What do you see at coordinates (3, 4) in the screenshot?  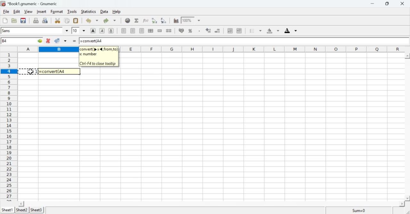 I see `icon` at bounding box center [3, 4].